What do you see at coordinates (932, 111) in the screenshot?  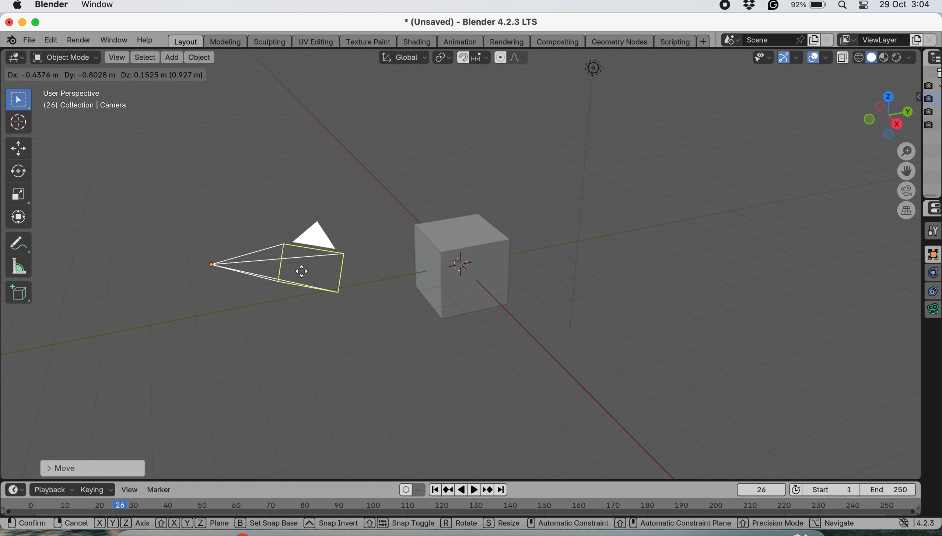 I see `disable in renders` at bounding box center [932, 111].